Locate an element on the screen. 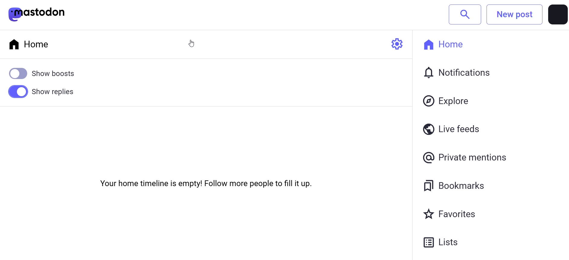 Image resolution: width=569 pixels, height=260 pixels. profile is located at coordinates (558, 16).